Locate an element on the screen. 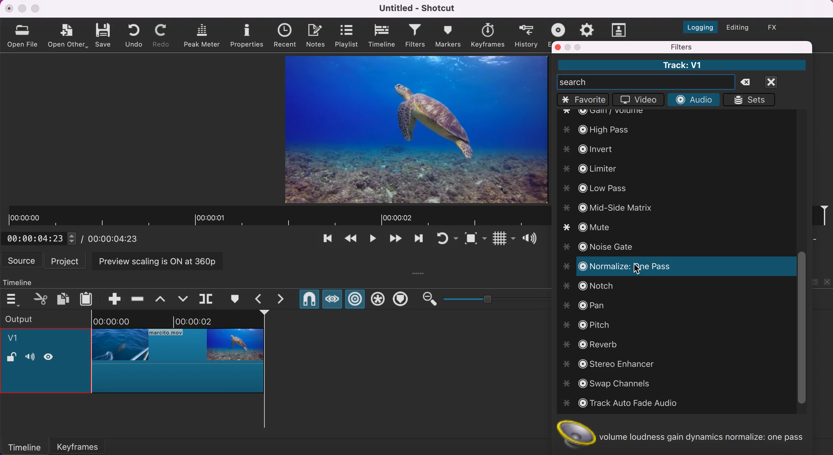 This screenshot has height=455, width=833. ripple markers is located at coordinates (402, 300).